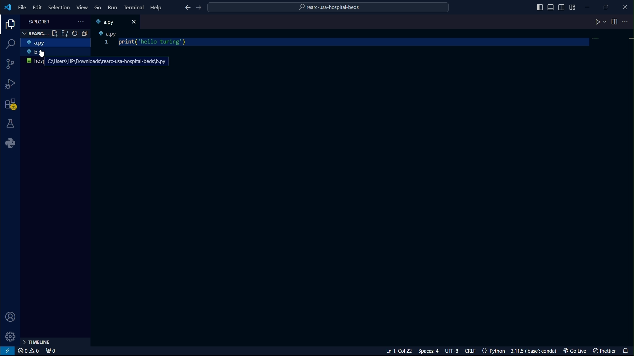 Image resolution: width=634 pixels, height=356 pixels. Describe the element at coordinates (106, 43) in the screenshot. I see `1` at that location.